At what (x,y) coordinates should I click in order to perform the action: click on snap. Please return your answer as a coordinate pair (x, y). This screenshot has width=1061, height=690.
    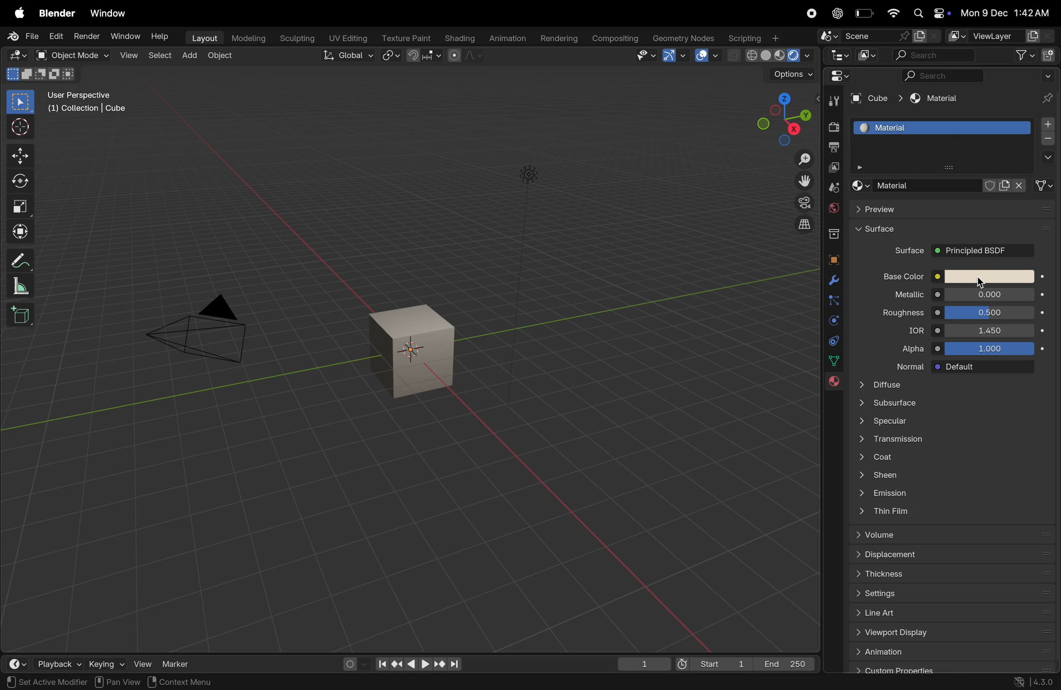
    Looking at the image, I should click on (424, 56).